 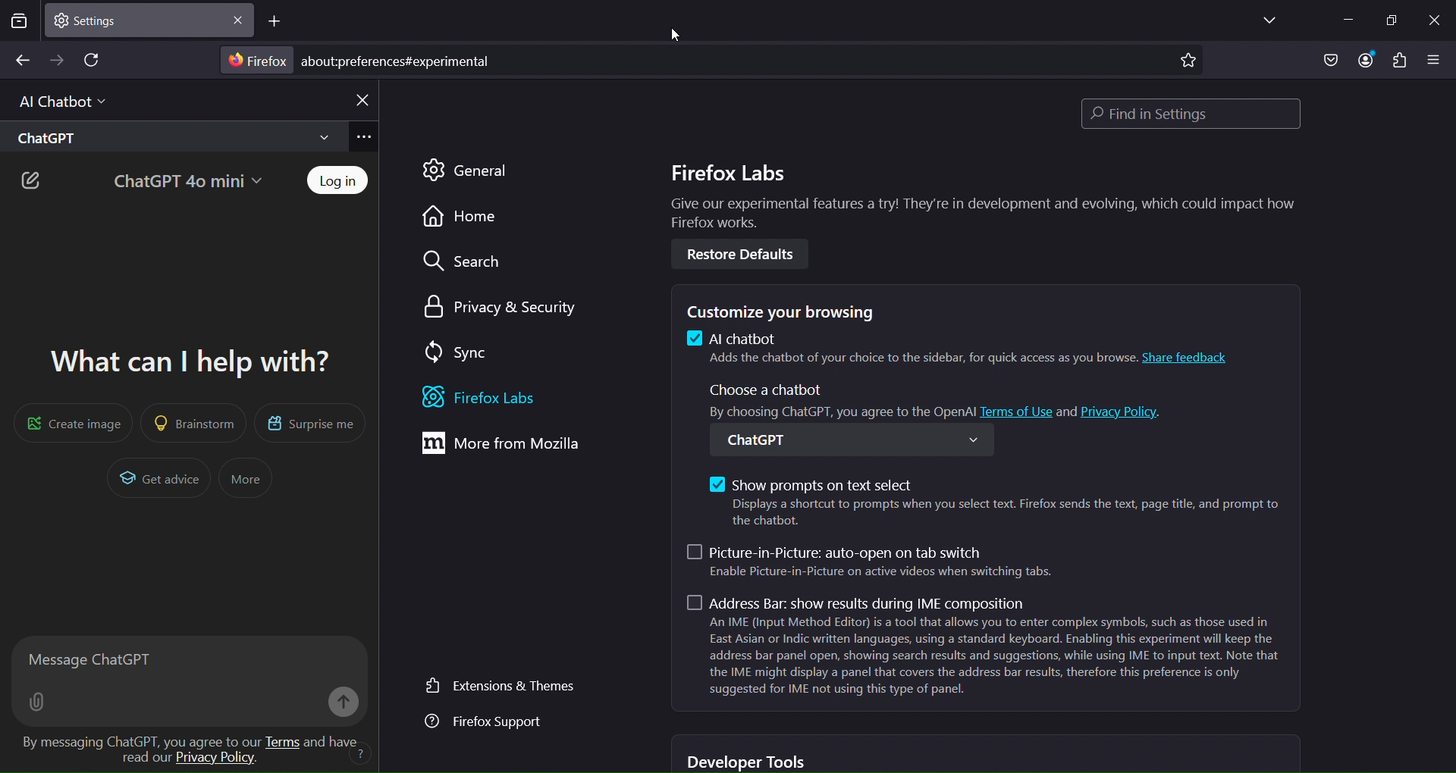 What do you see at coordinates (140, 757) in the screenshot?
I see `read our` at bounding box center [140, 757].